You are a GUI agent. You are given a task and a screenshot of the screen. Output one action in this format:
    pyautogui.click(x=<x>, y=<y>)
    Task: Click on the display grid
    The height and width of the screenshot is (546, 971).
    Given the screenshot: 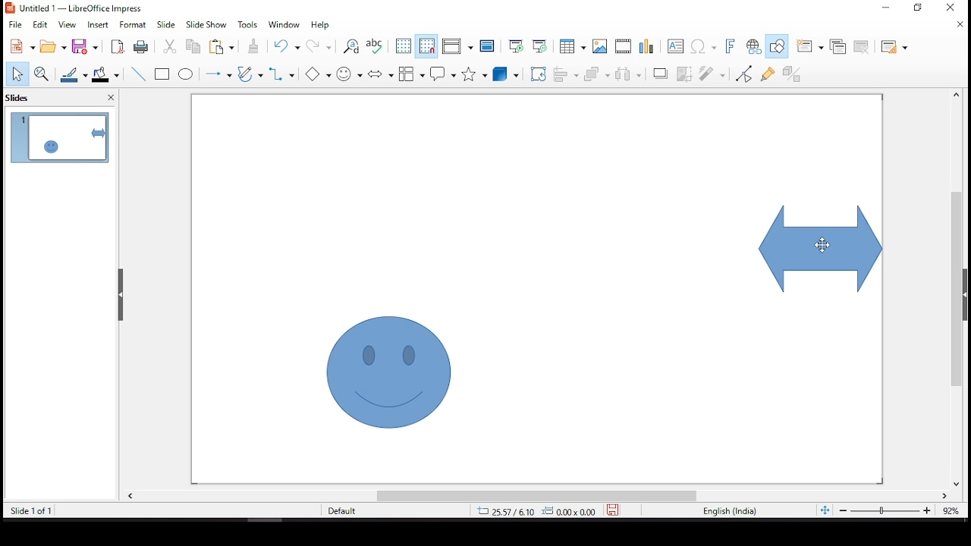 What is the action you would take?
    pyautogui.click(x=403, y=45)
    